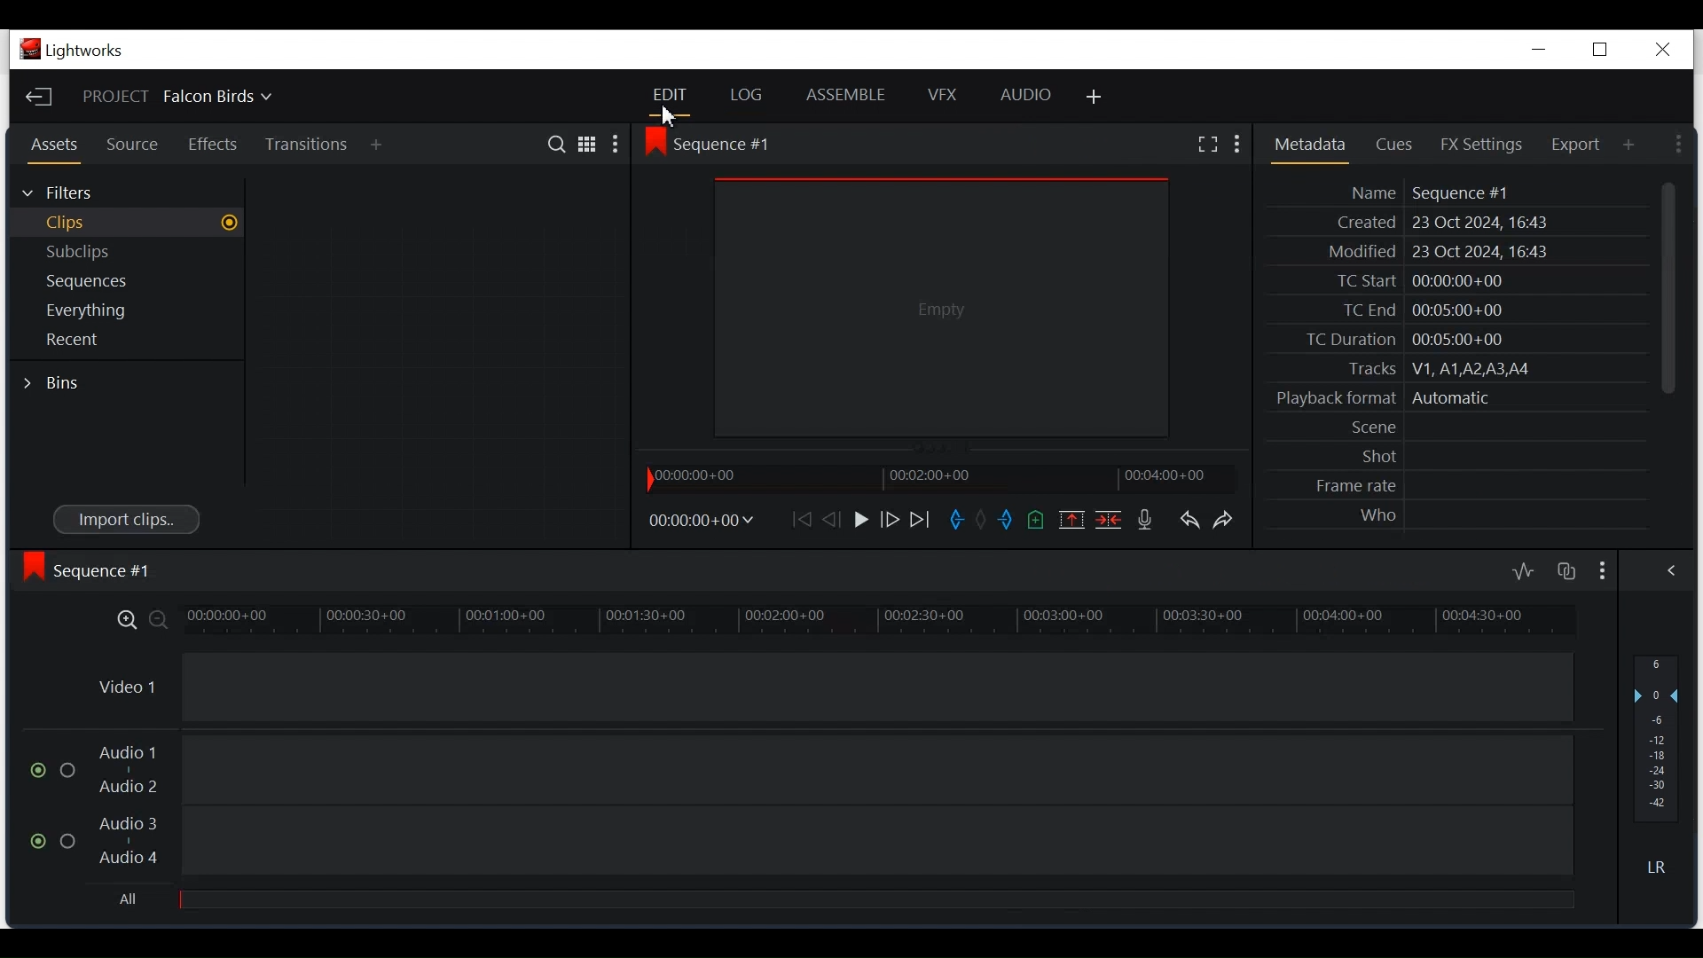 Image resolution: width=1703 pixels, height=958 pixels. What do you see at coordinates (935, 478) in the screenshot?
I see `Timeline` at bounding box center [935, 478].